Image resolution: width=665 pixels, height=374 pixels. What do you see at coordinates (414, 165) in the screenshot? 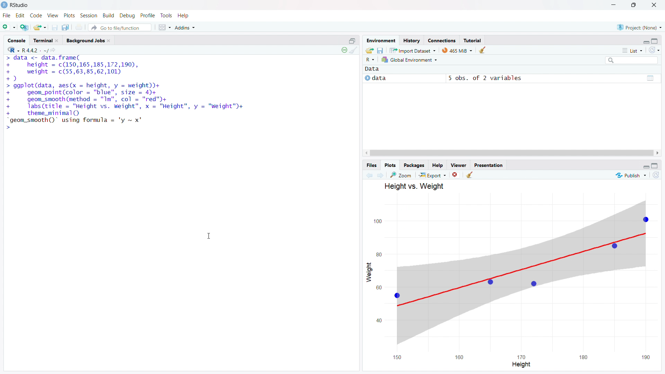
I see `package` at bounding box center [414, 165].